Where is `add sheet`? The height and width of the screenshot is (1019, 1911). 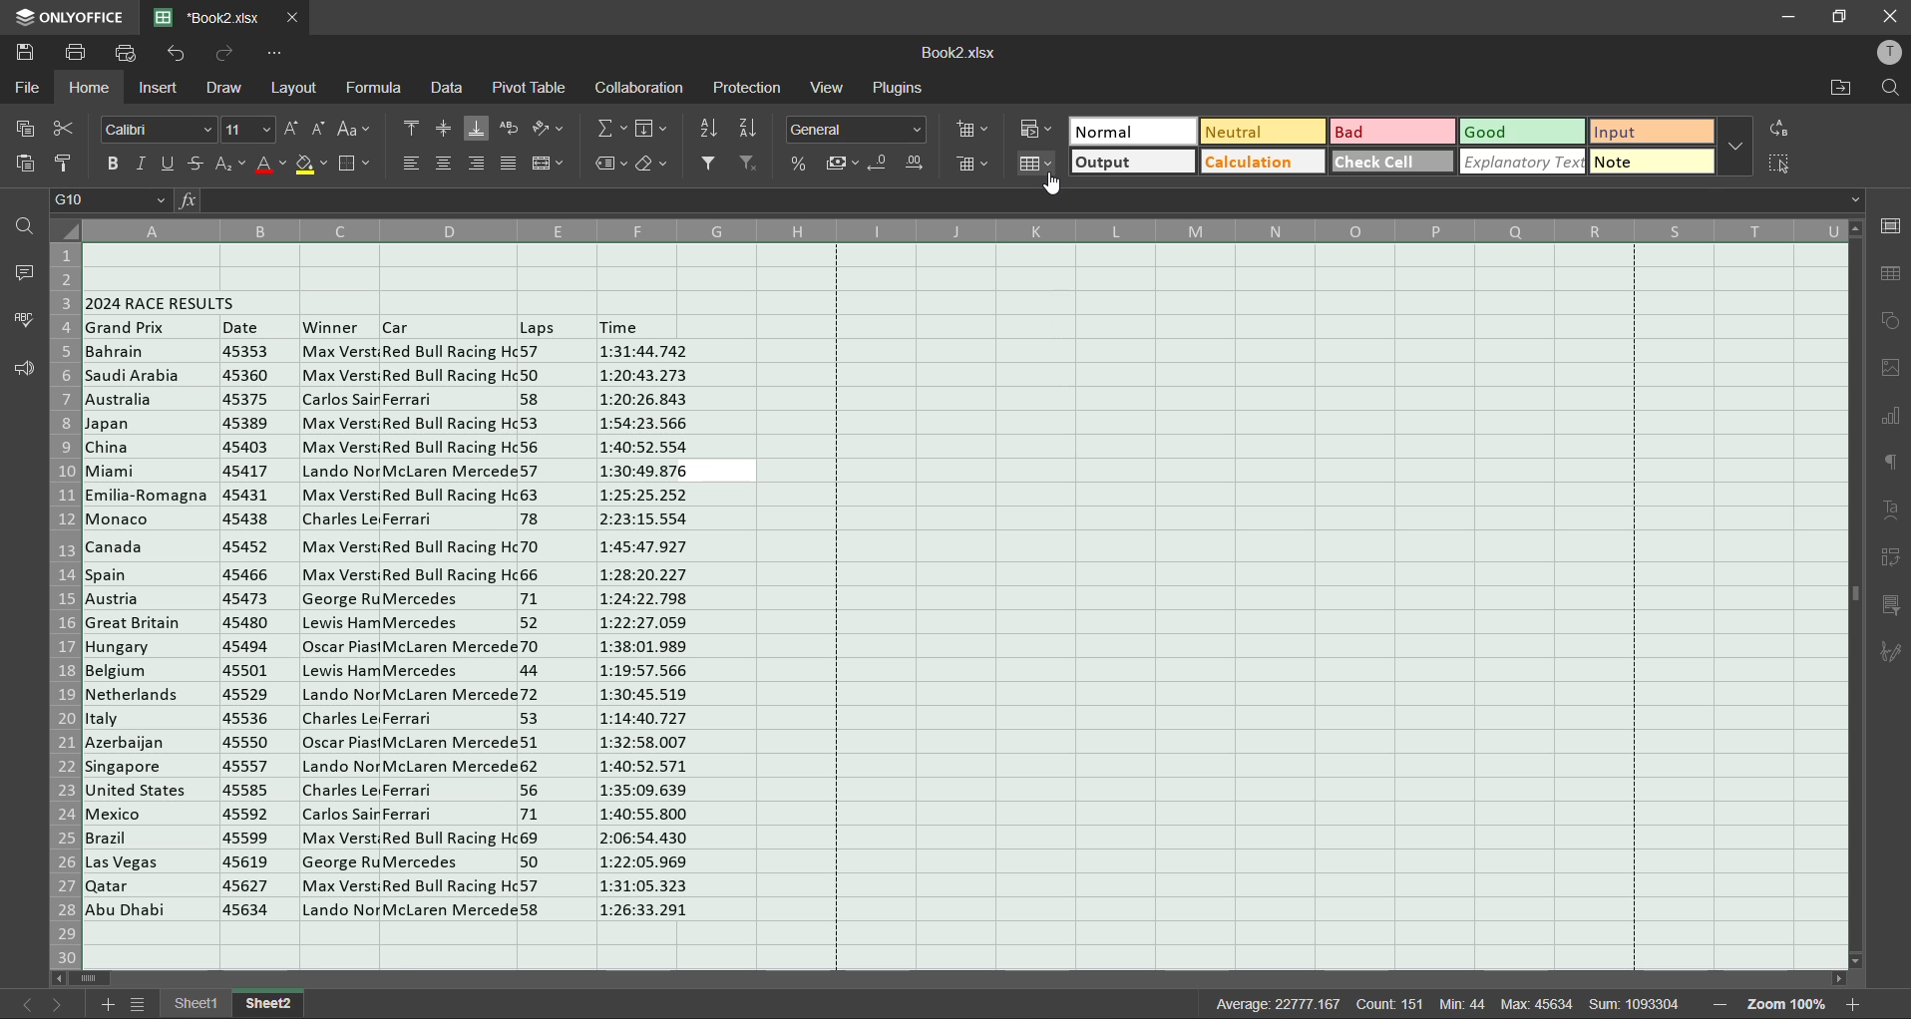 add sheet is located at coordinates (113, 1005).